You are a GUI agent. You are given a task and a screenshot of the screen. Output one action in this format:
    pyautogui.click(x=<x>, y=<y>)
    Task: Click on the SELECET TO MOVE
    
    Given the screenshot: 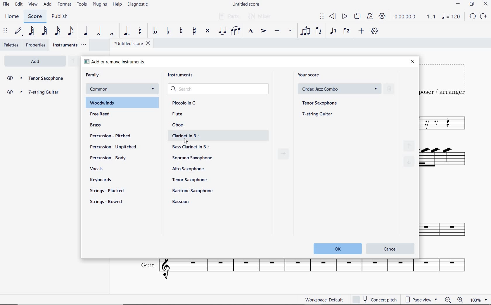 What is the action you would take?
    pyautogui.click(x=5, y=31)
    